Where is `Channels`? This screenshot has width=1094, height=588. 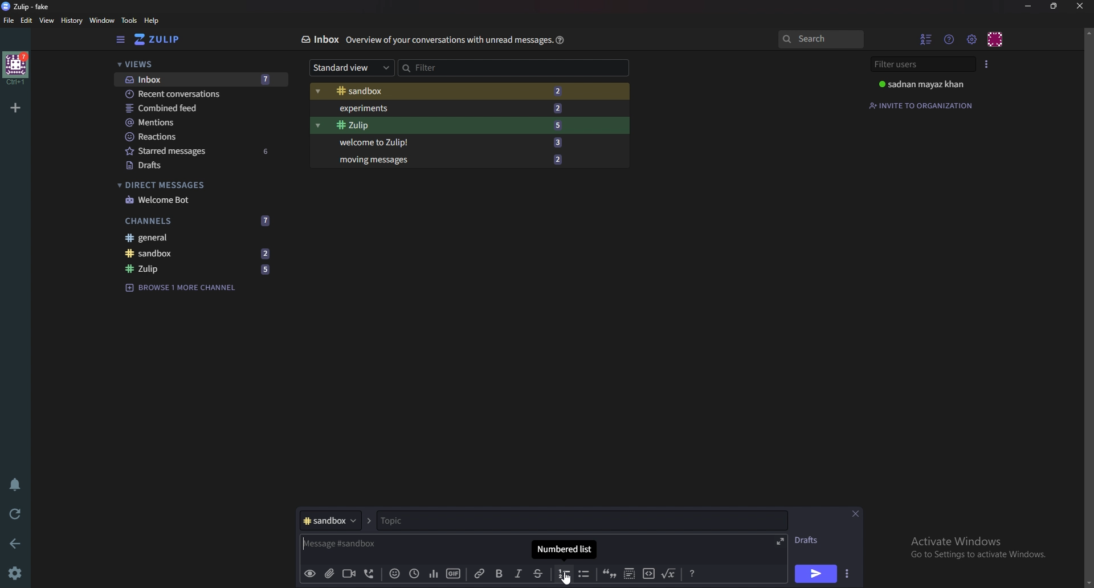 Channels is located at coordinates (200, 219).